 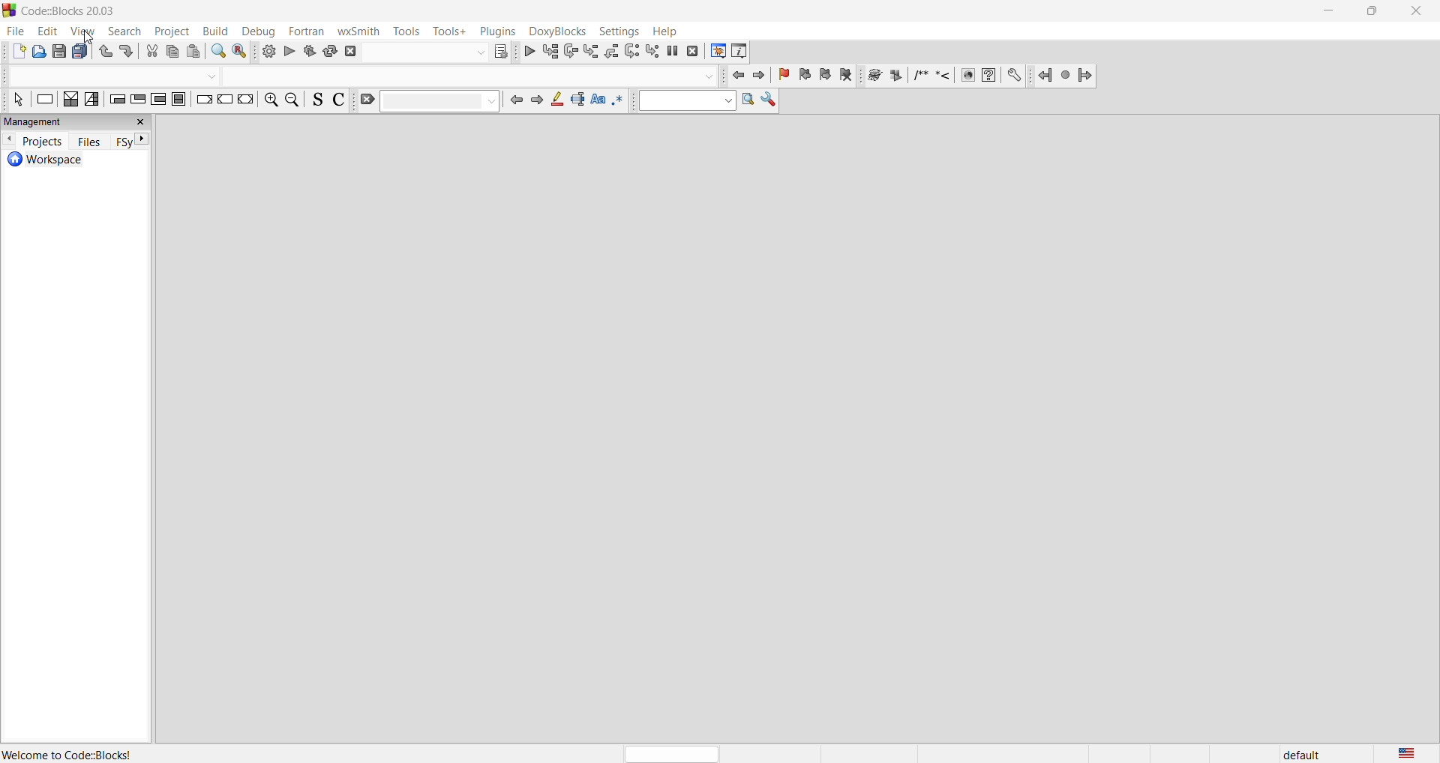 What do you see at coordinates (1065, 75) in the screenshot?
I see `Last jump` at bounding box center [1065, 75].